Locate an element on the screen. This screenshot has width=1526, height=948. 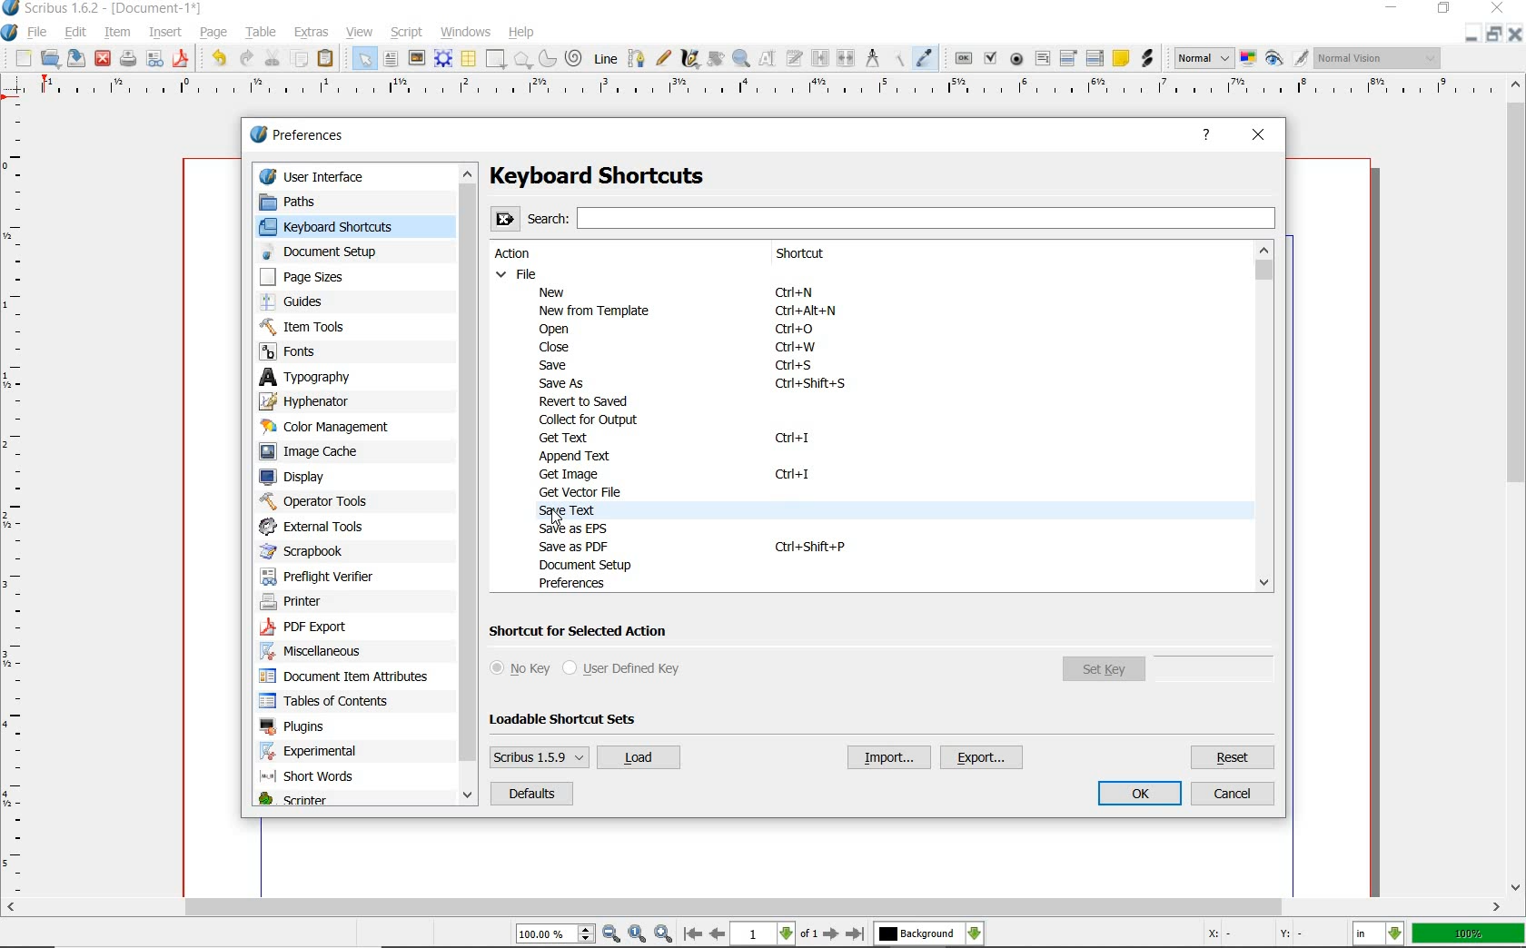
user defined key is located at coordinates (625, 669).